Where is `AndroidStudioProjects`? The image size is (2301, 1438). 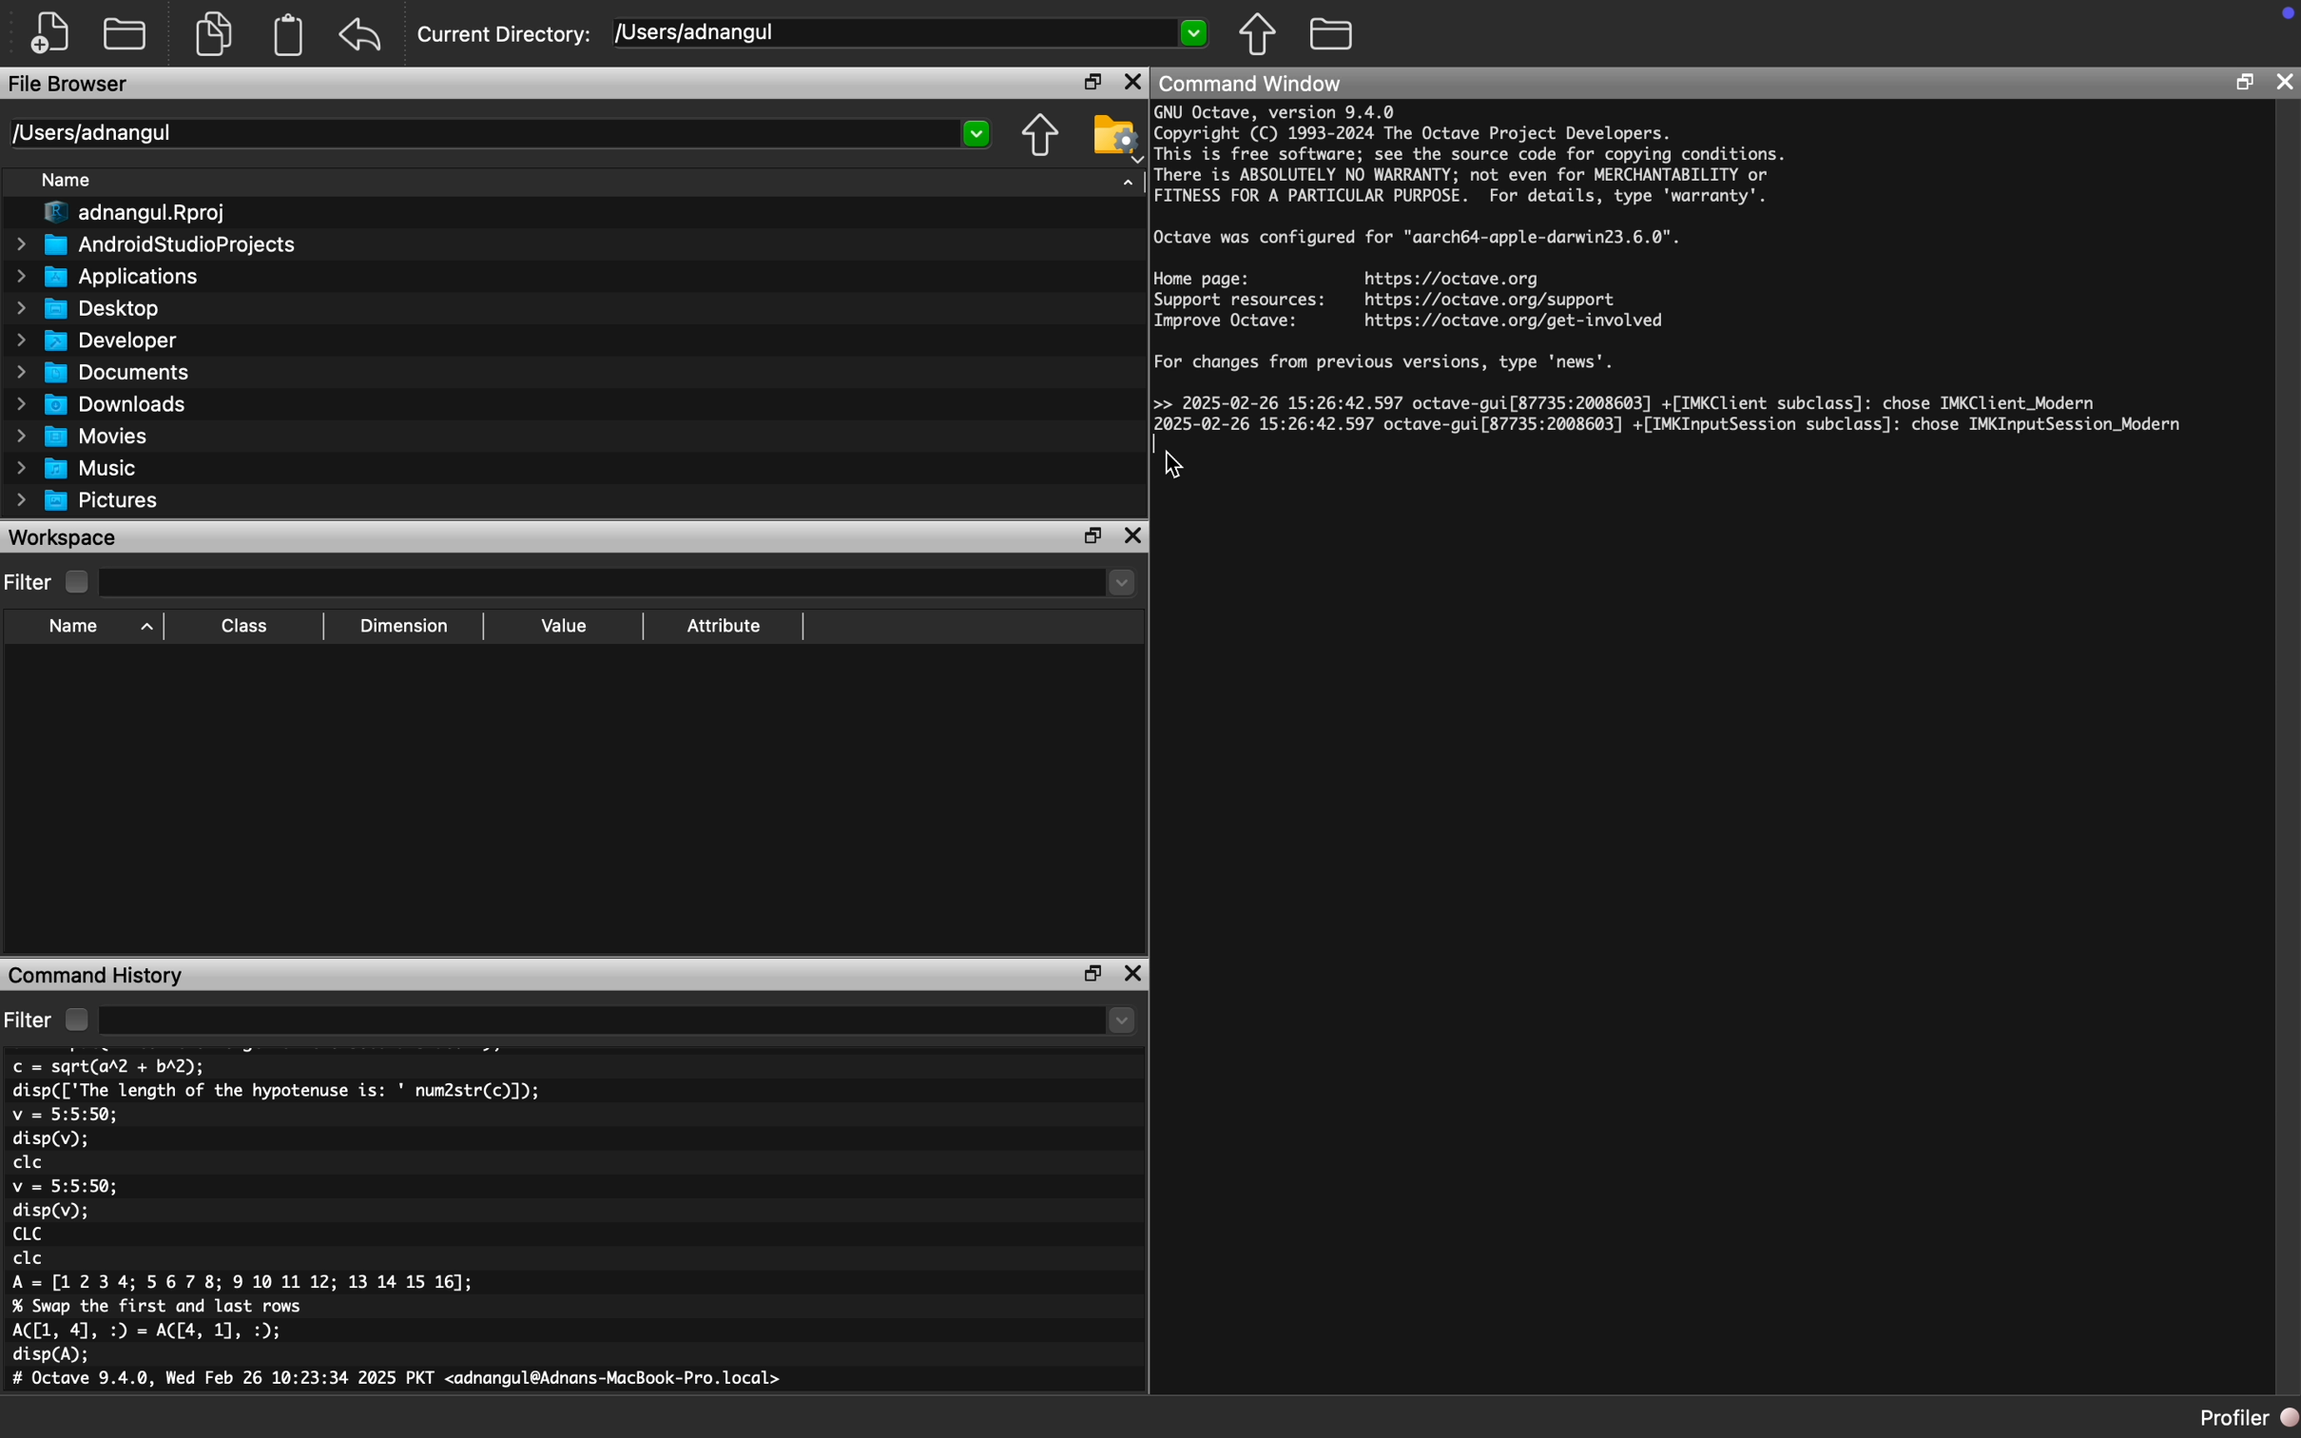 AndroidStudioProjects is located at coordinates (156, 246).